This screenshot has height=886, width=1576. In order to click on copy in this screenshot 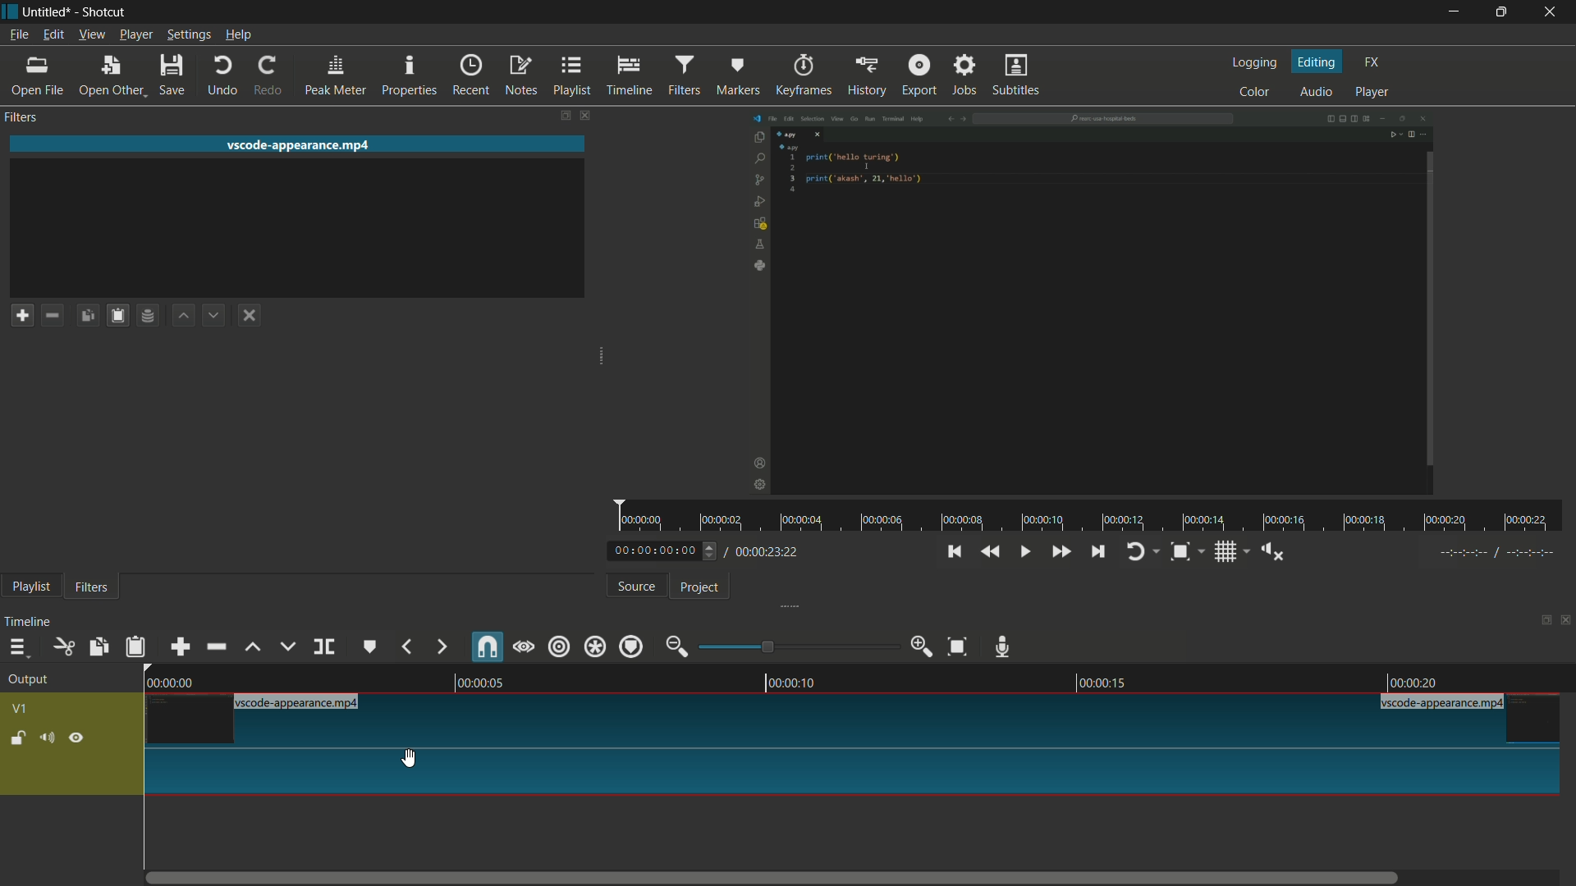, I will do `click(99, 647)`.